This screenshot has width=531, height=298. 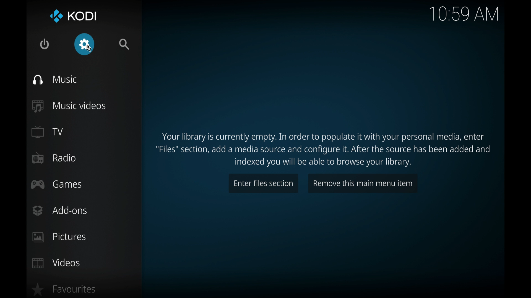 What do you see at coordinates (125, 44) in the screenshot?
I see `search` at bounding box center [125, 44].